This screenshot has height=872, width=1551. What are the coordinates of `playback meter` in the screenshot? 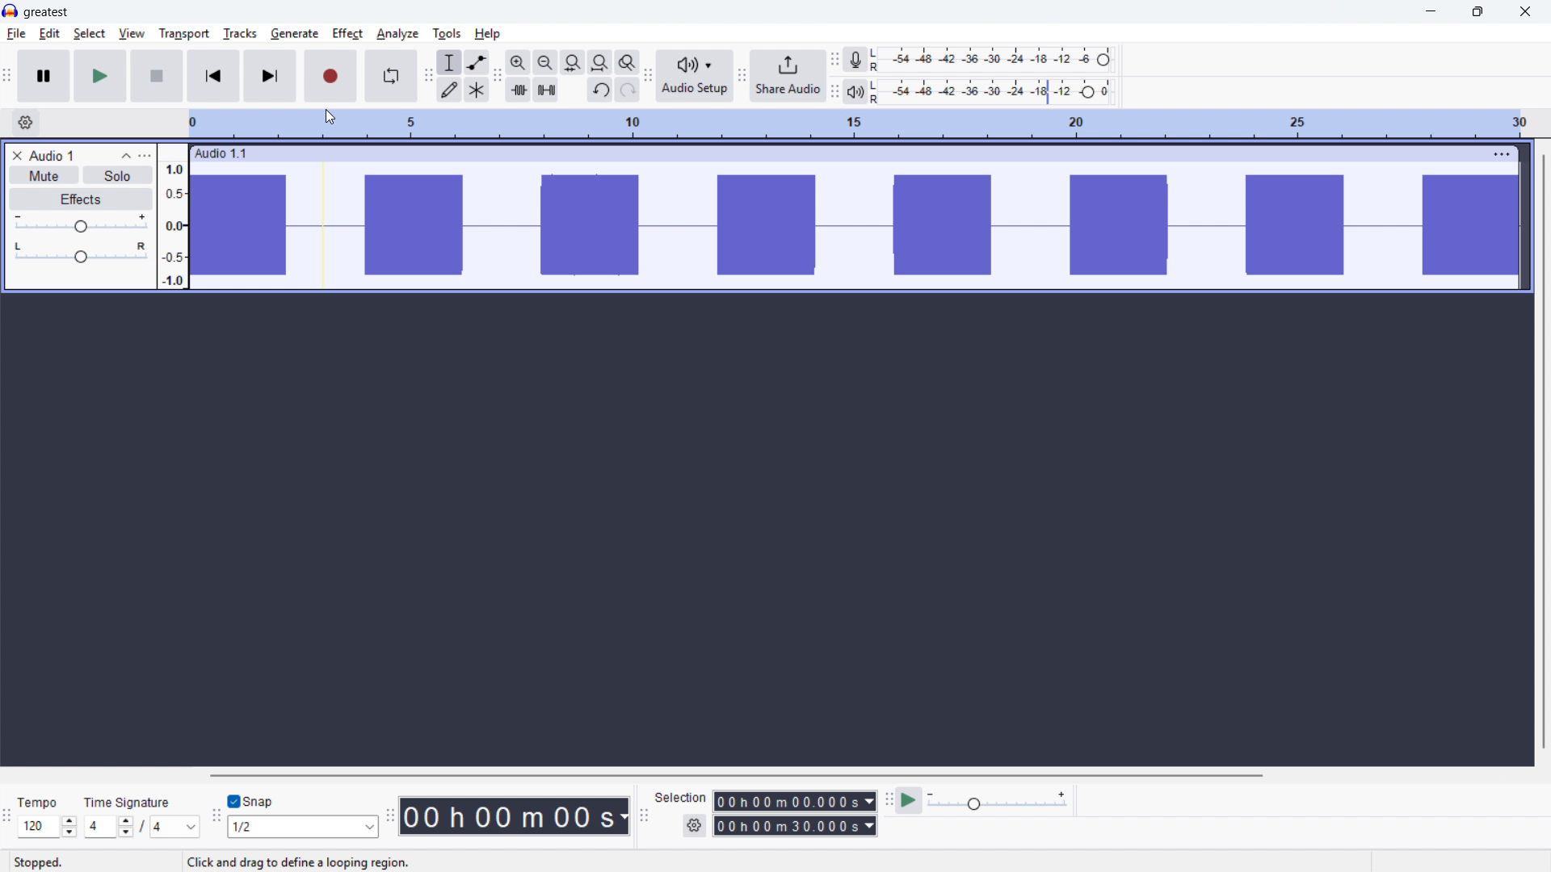 It's located at (855, 92).